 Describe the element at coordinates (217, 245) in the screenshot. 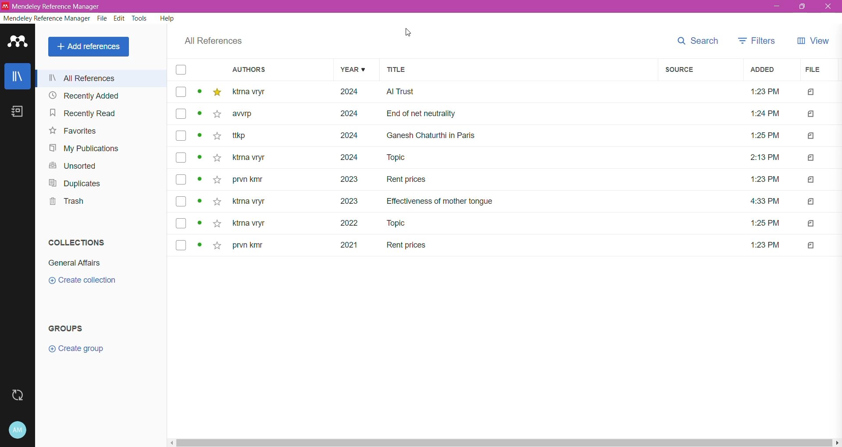

I see `click to add to favorites` at that location.